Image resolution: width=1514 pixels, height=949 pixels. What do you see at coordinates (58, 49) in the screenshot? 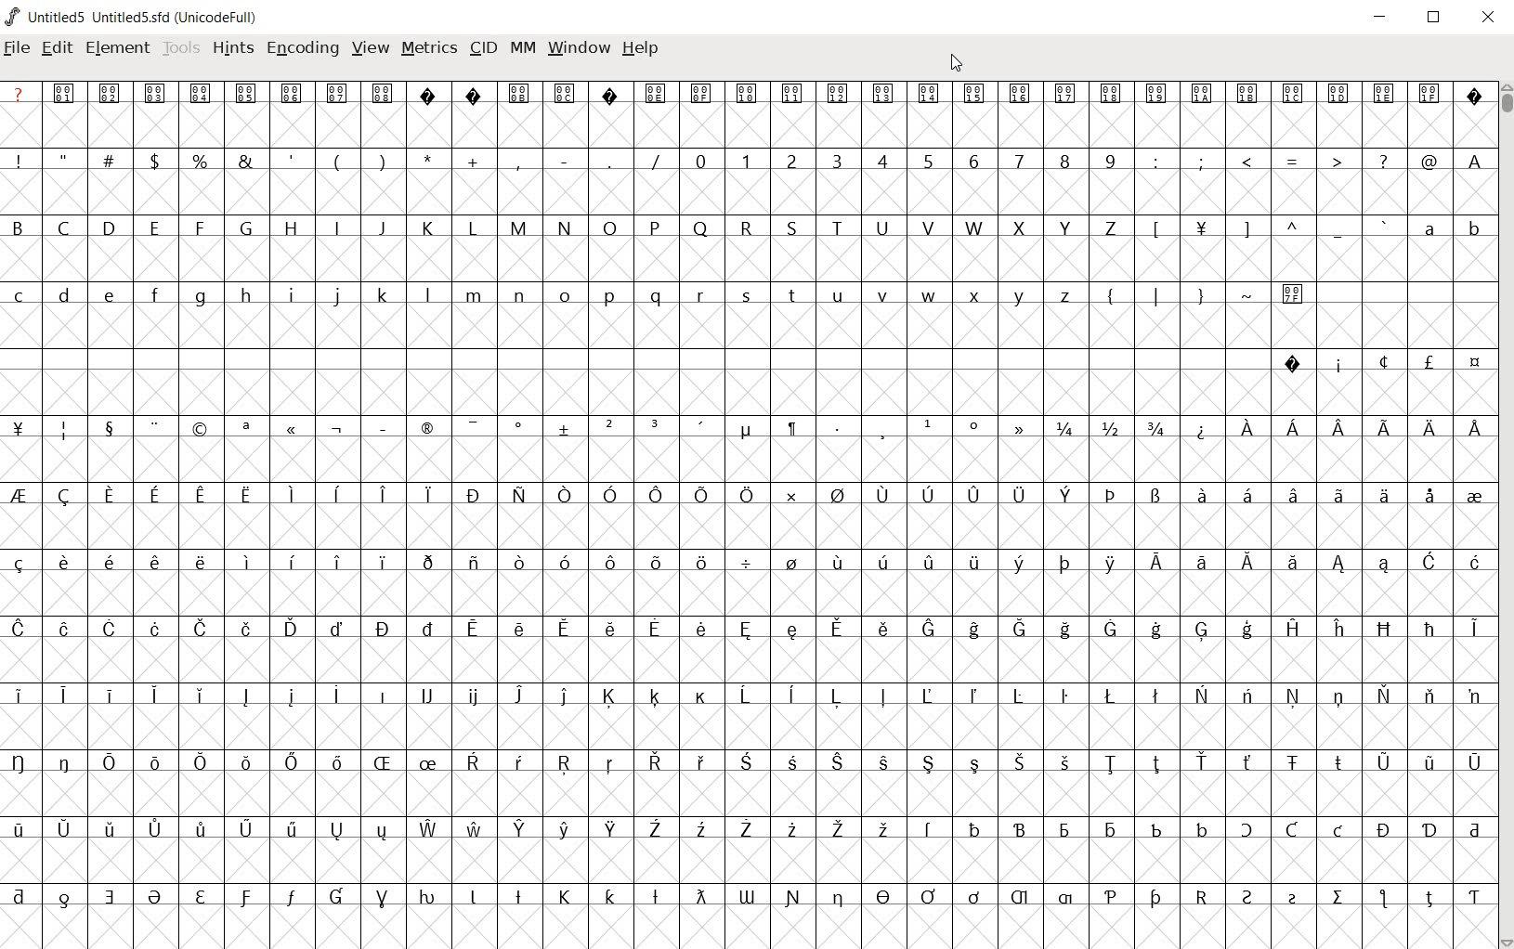
I see `edit` at bounding box center [58, 49].